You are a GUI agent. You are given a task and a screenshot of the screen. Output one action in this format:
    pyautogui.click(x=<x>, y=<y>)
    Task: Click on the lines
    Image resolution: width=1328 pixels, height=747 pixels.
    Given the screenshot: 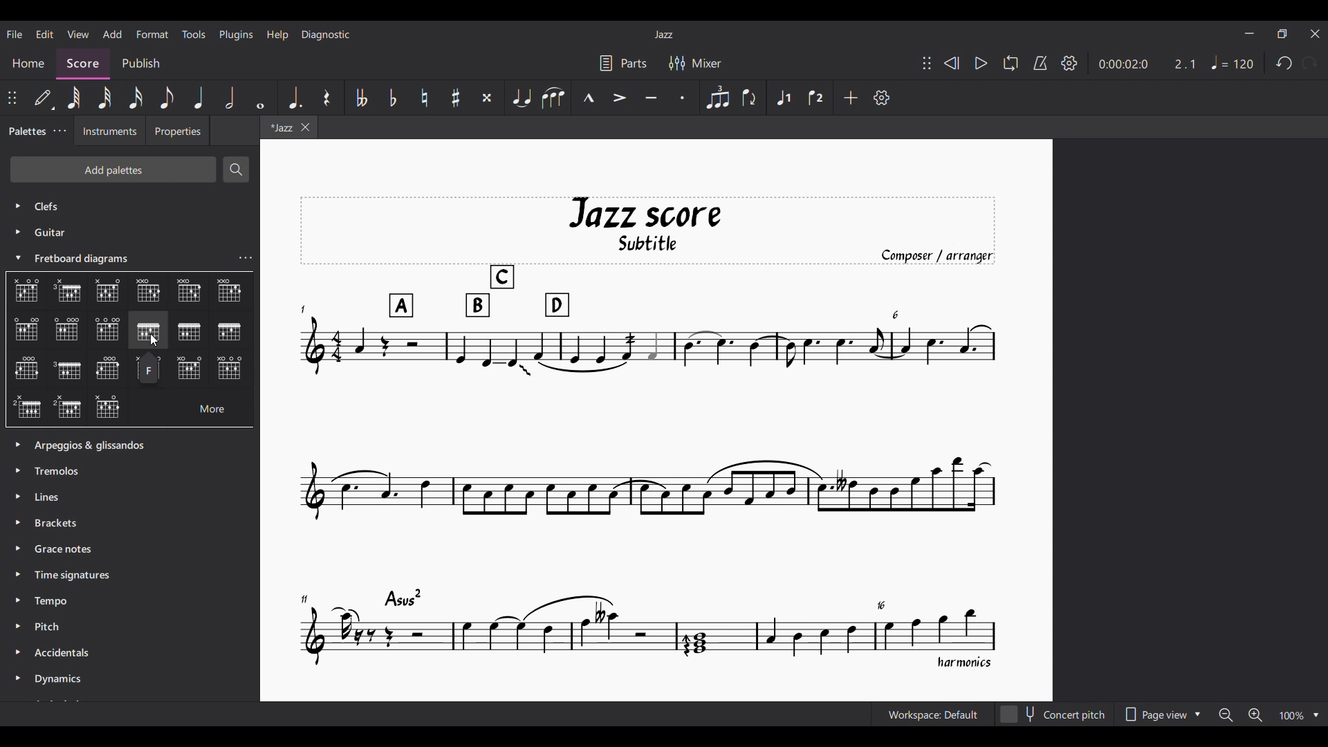 What is the action you would take?
    pyautogui.click(x=51, y=497)
    